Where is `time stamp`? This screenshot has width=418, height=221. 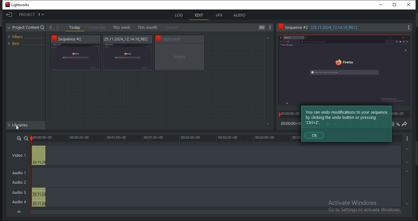 time stamp is located at coordinates (291, 114).